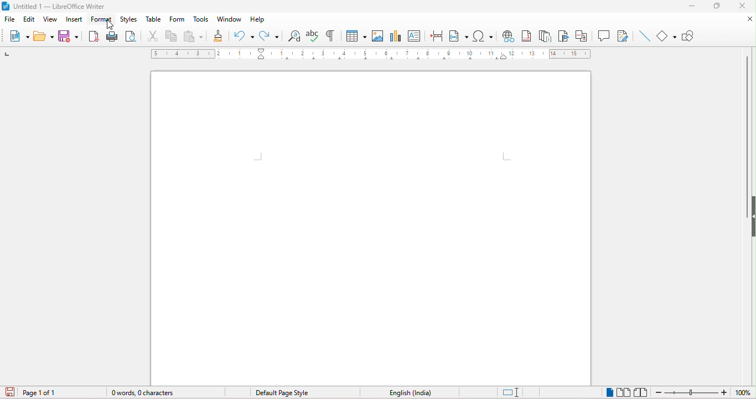  What do you see at coordinates (745, 6) in the screenshot?
I see `close` at bounding box center [745, 6].